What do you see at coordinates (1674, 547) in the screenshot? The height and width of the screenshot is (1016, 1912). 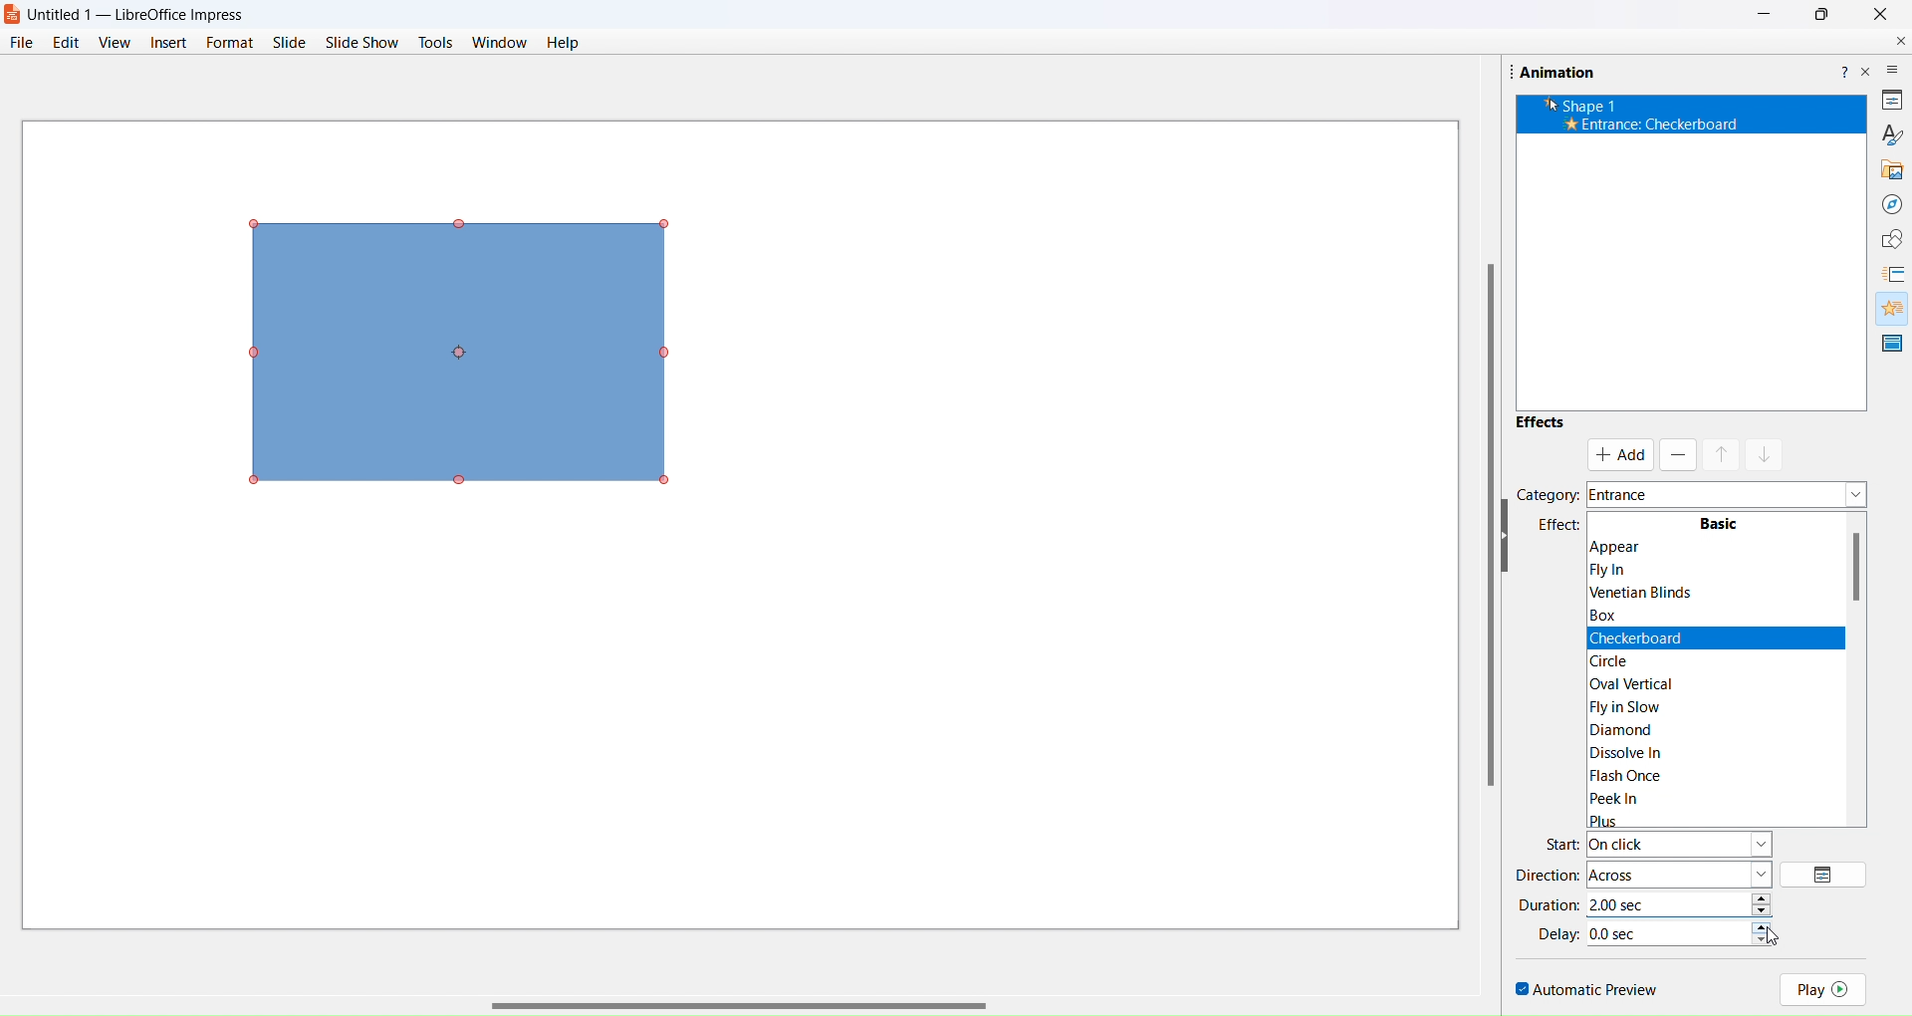 I see `Appear` at bounding box center [1674, 547].